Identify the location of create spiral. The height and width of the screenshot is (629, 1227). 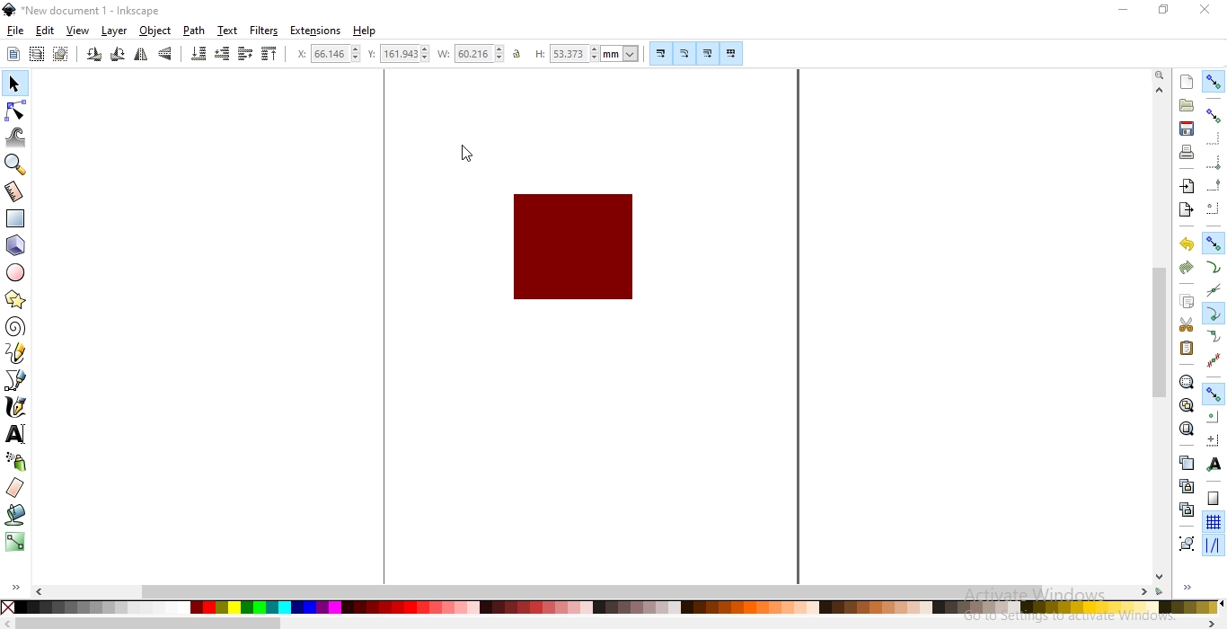
(14, 327).